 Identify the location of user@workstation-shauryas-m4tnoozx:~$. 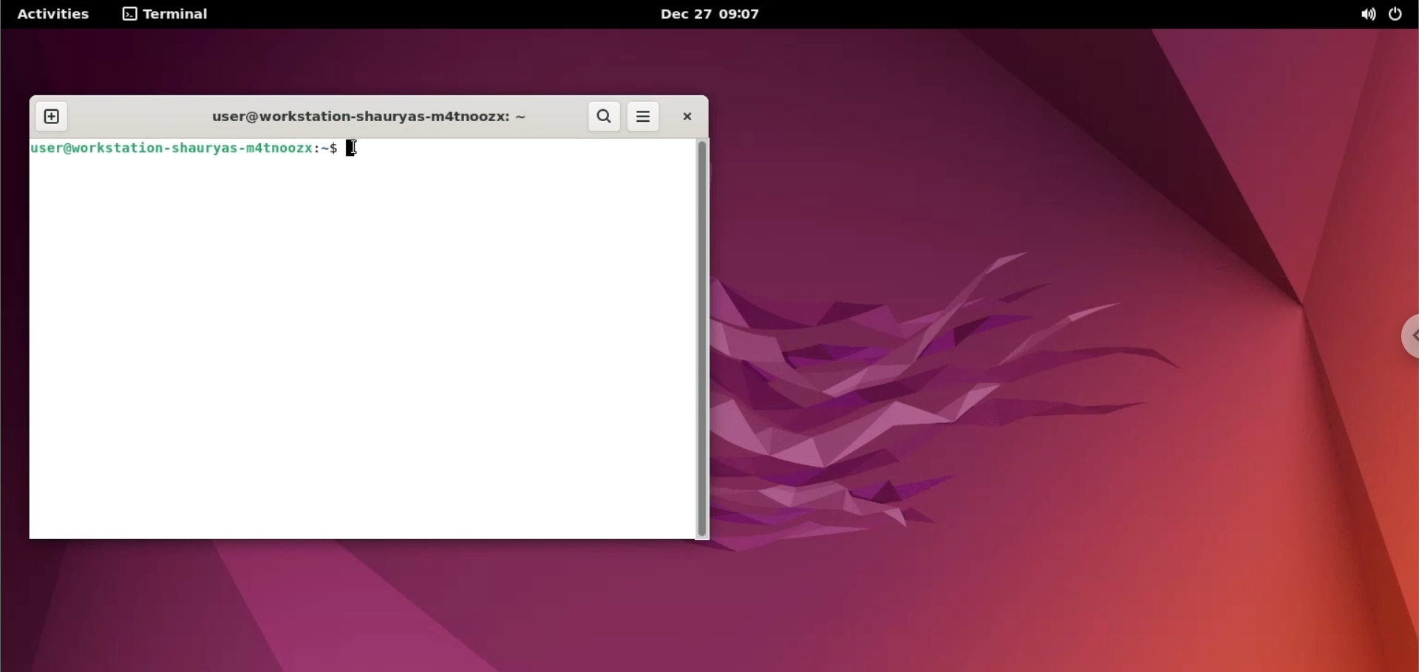
(184, 149).